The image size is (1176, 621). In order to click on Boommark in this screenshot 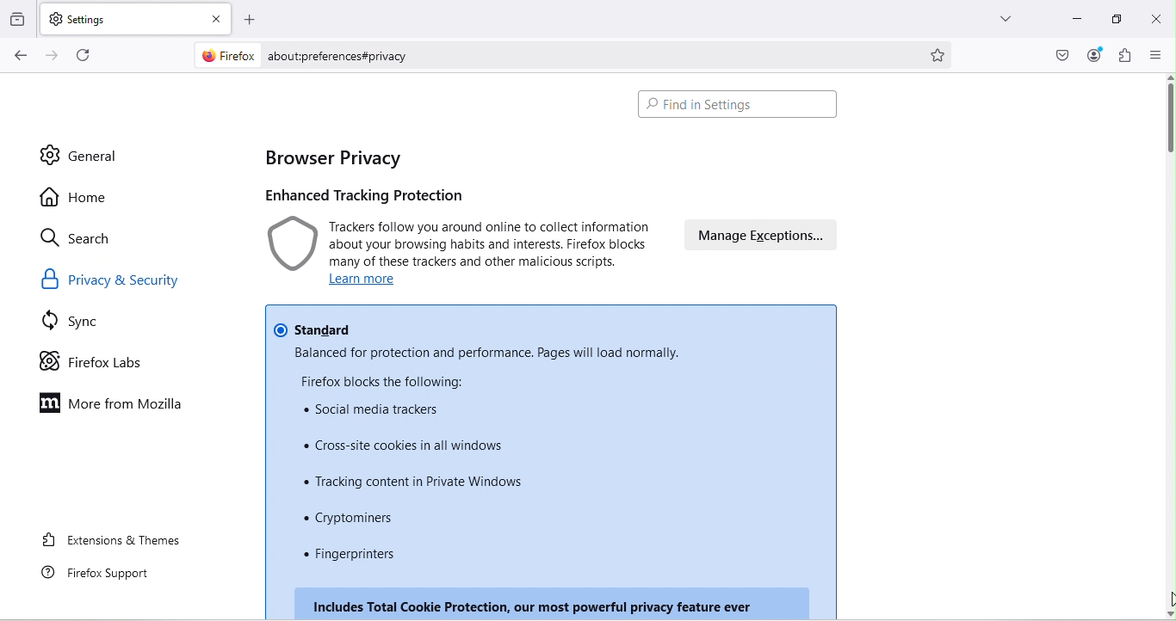, I will do `click(944, 53)`.